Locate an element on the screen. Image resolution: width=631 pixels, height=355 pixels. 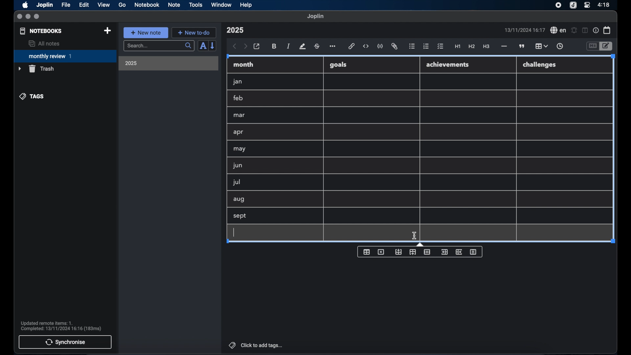
month is located at coordinates (244, 64).